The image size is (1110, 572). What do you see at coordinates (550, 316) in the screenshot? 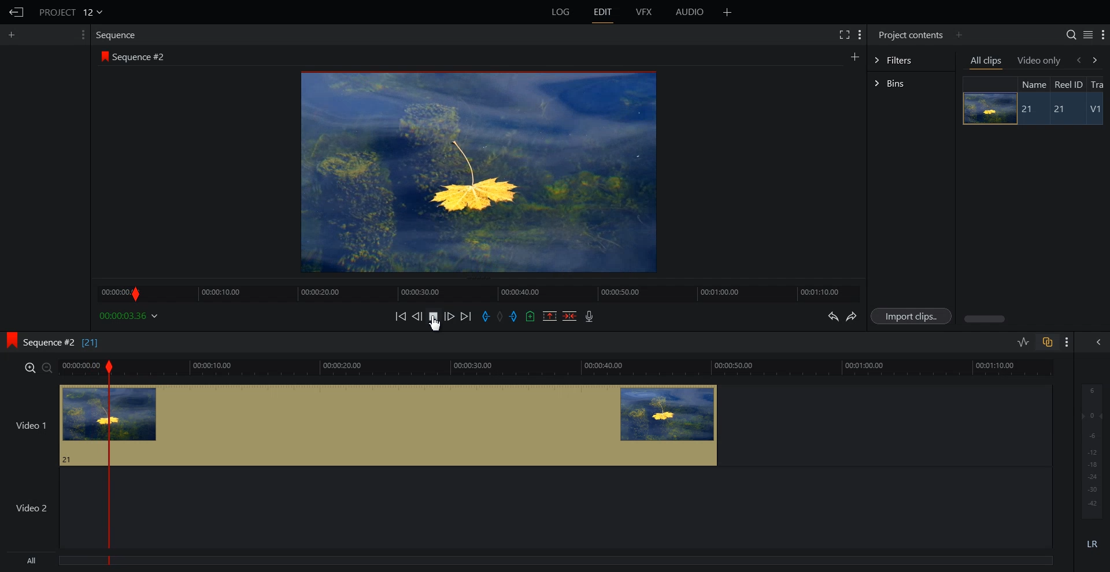
I see `Remove Mark Section` at bounding box center [550, 316].